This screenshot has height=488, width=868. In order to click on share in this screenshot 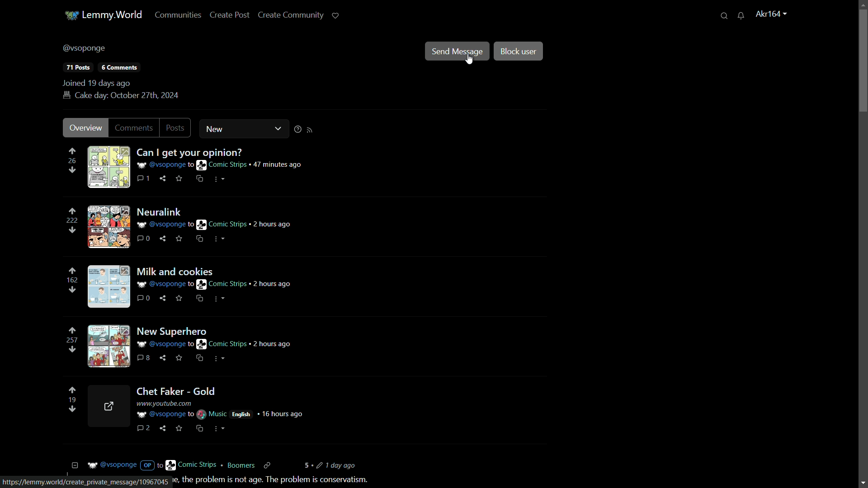, I will do `click(166, 360)`.